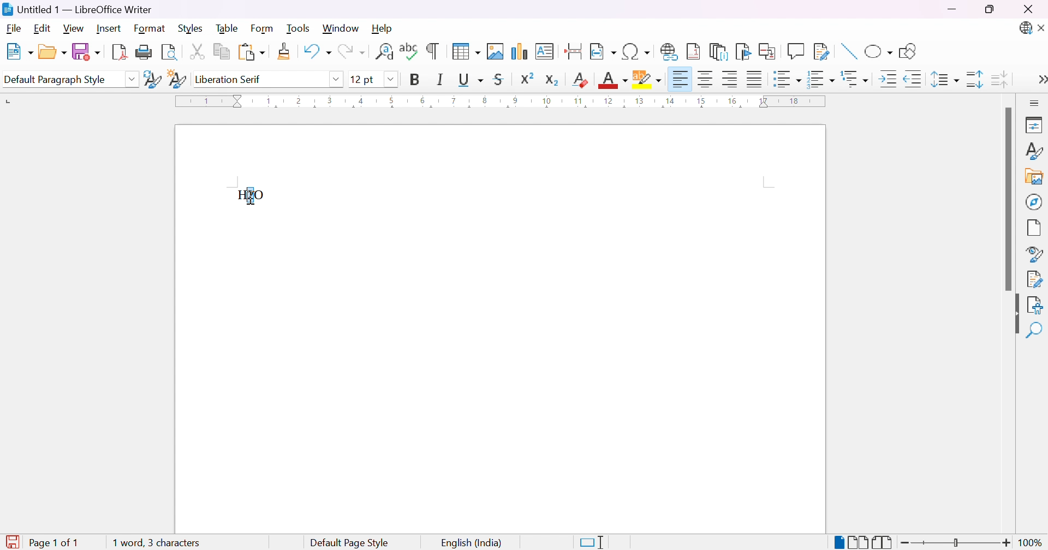 This screenshot has height=550, width=1048. Describe the element at coordinates (284, 51) in the screenshot. I see `` at that location.